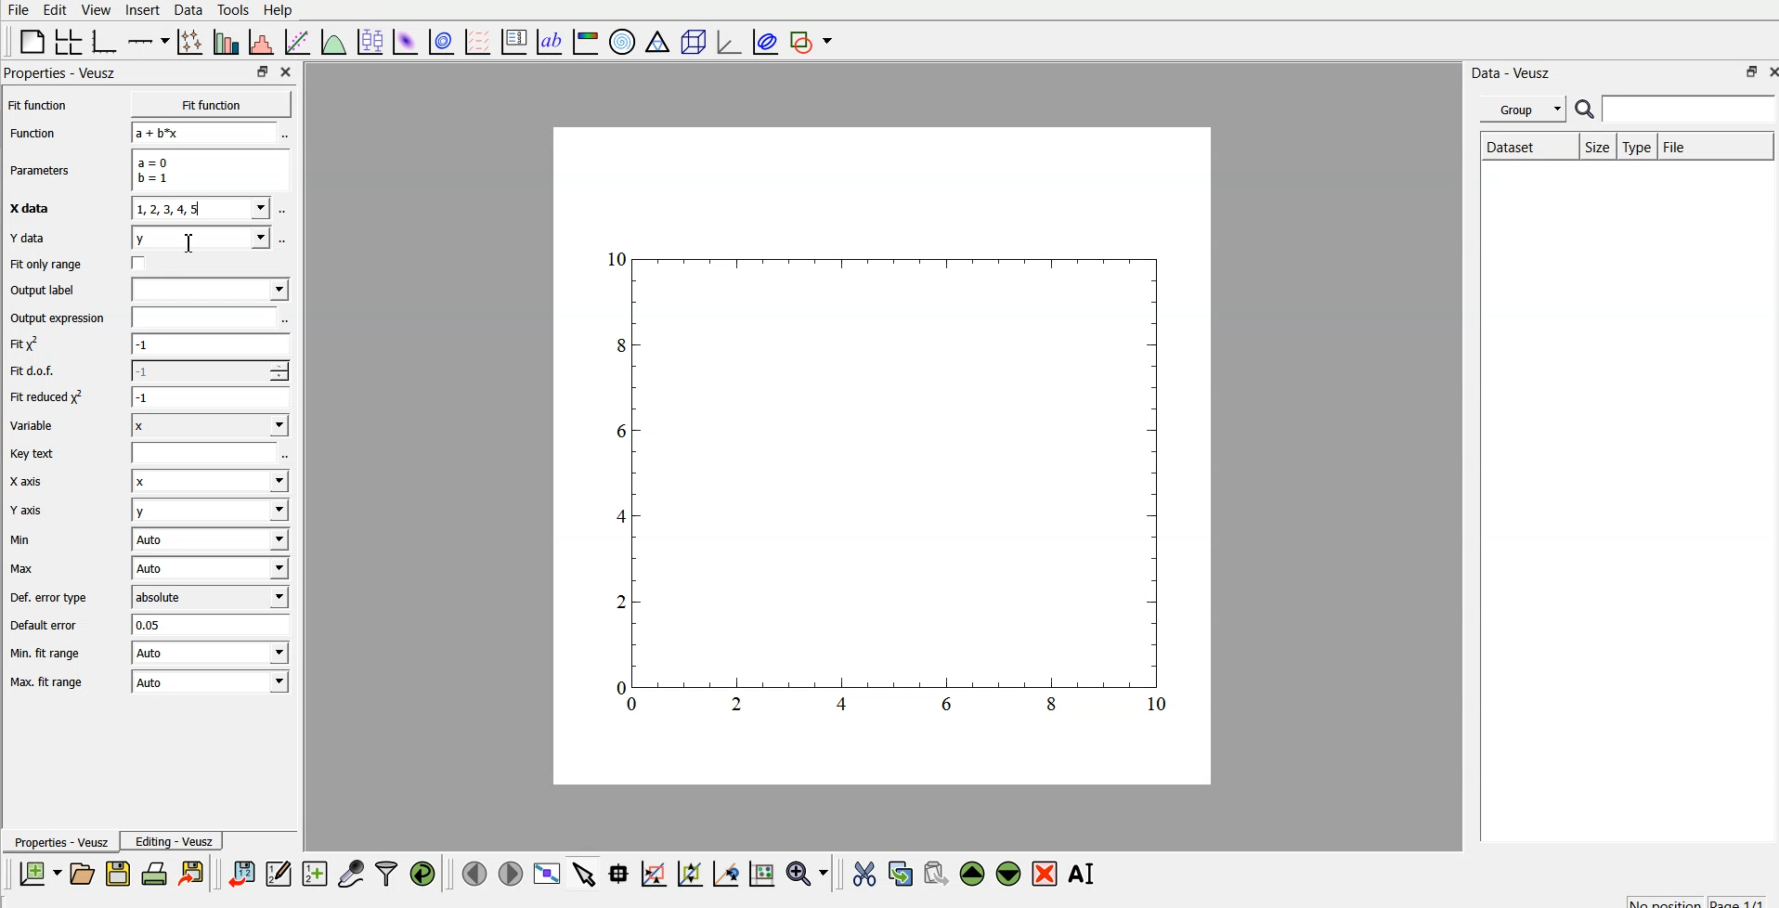 Image resolution: width=1779 pixels, height=908 pixels. Describe the element at coordinates (388, 876) in the screenshot. I see `filter data` at that location.